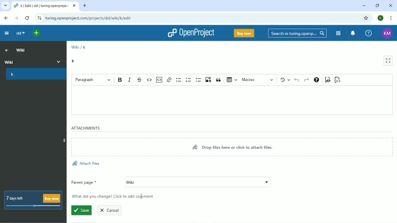  Describe the element at coordinates (338, 33) in the screenshot. I see `Modules` at that location.